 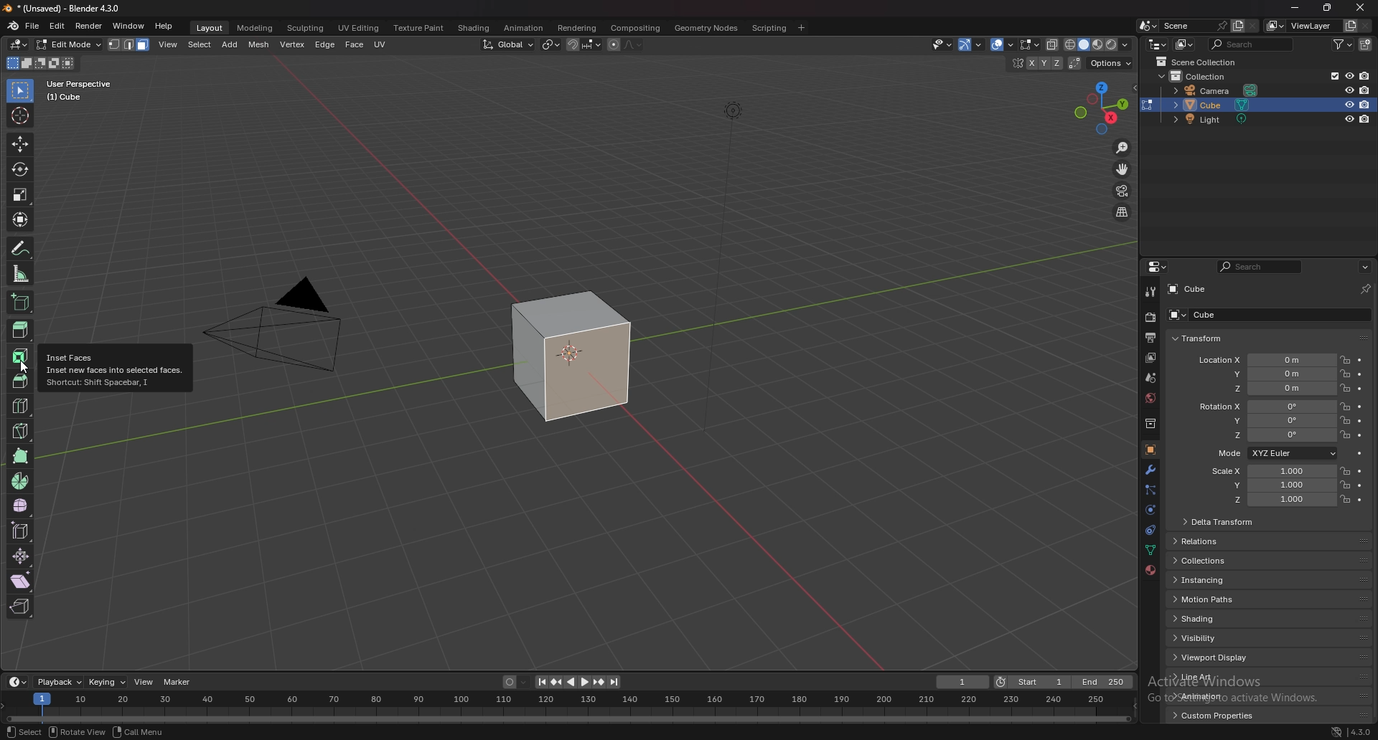 What do you see at coordinates (475, 27) in the screenshot?
I see `shading` at bounding box center [475, 27].